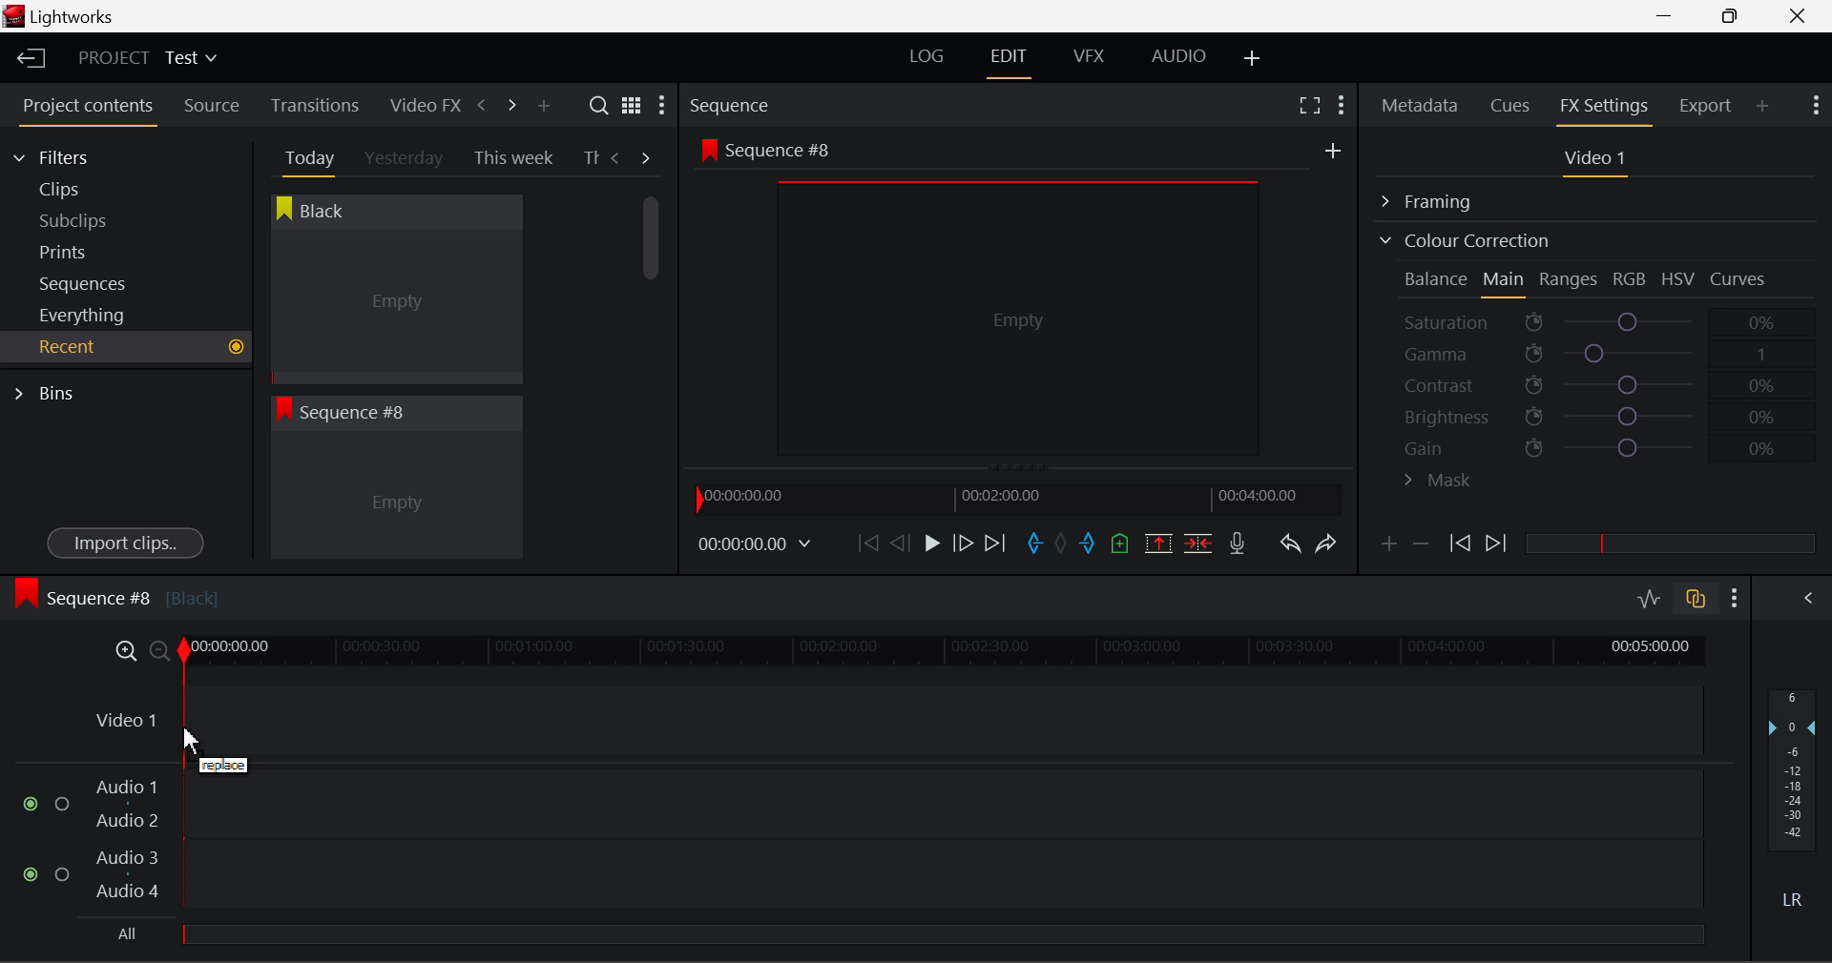 This screenshot has width=1832, height=963. I want to click on Project Timeline, so click(945, 652).